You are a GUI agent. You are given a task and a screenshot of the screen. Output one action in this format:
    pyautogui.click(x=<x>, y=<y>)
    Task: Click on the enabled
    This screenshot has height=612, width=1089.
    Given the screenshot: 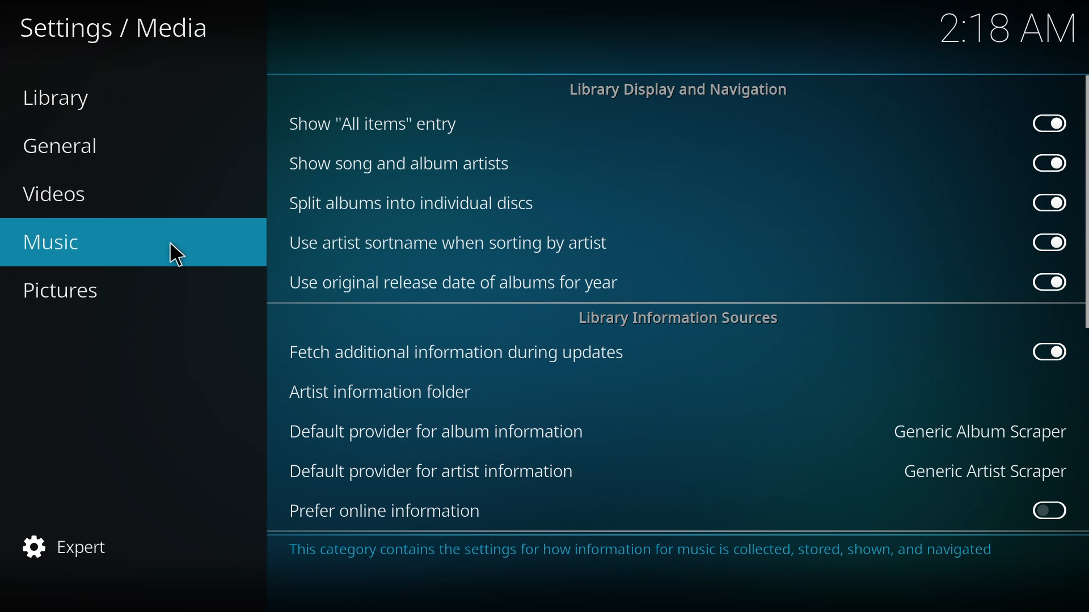 What is the action you would take?
    pyautogui.click(x=1045, y=351)
    